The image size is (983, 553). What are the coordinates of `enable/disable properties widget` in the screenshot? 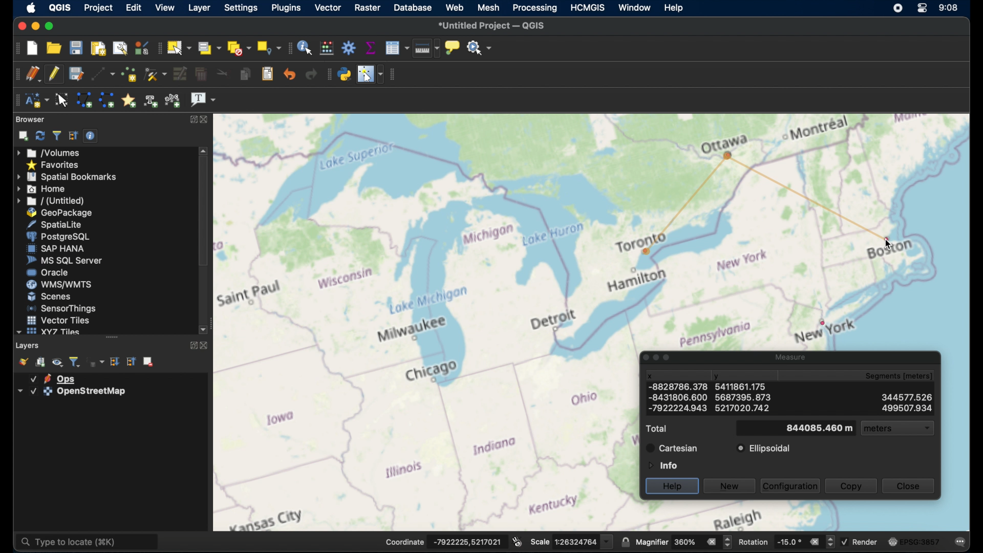 It's located at (91, 135).